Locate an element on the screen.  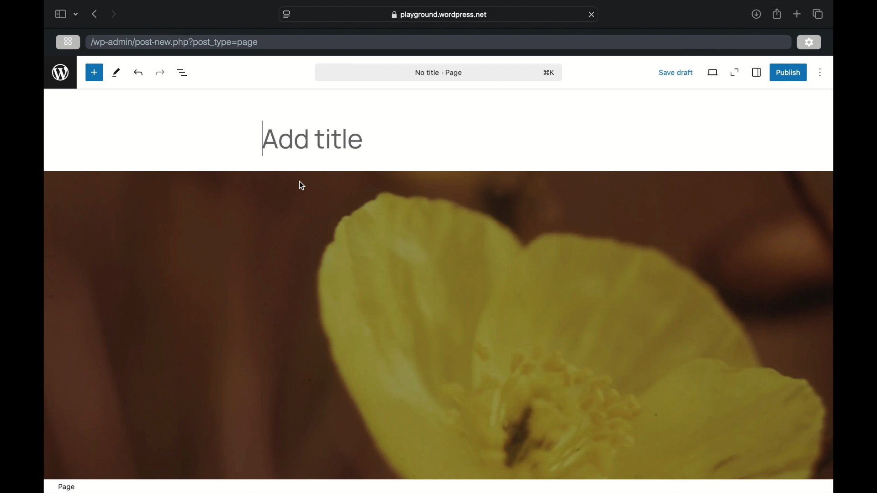
downloads is located at coordinates (756, 14).